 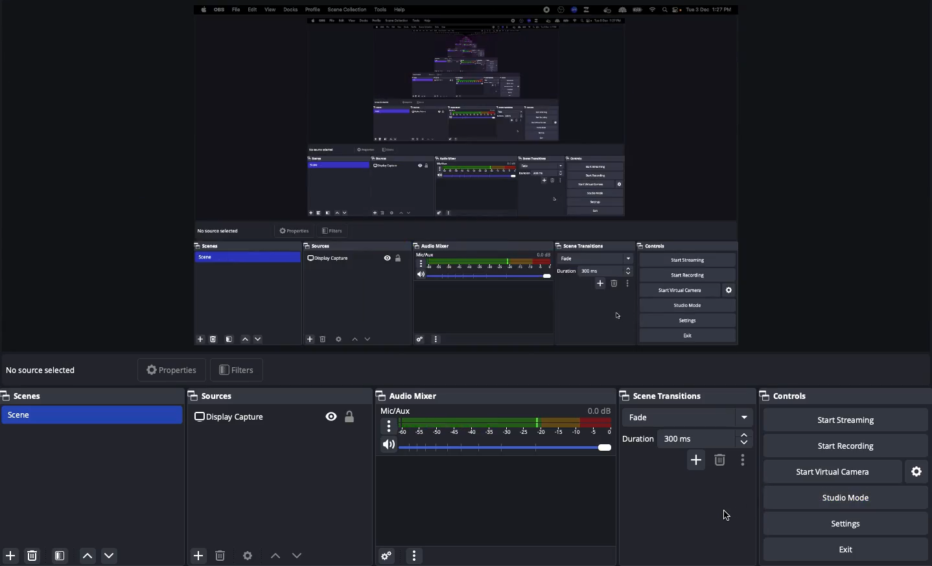 I want to click on Start recording, so click(x=845, y=445).